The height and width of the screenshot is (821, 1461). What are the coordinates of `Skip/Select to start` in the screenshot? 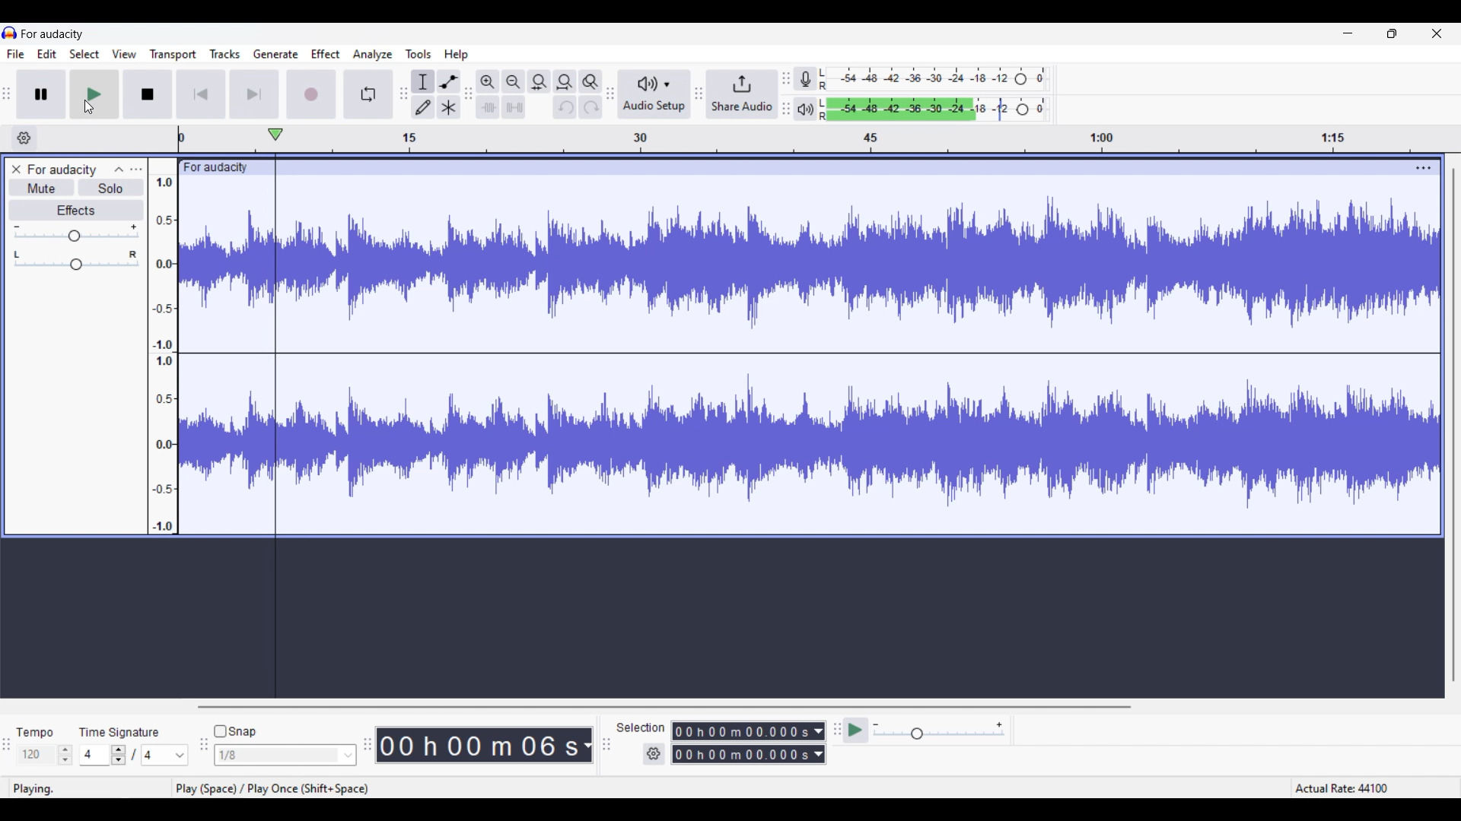 It's located at (202, 94).